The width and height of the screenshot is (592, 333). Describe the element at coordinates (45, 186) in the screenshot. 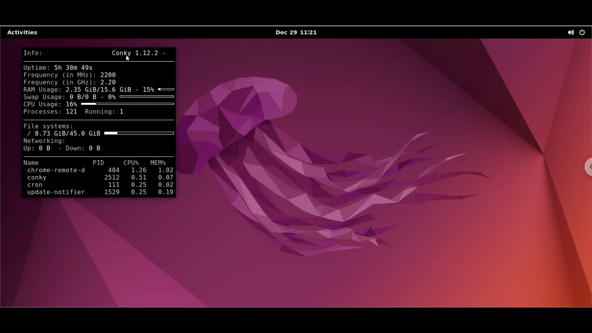

I see `cron` at that location.